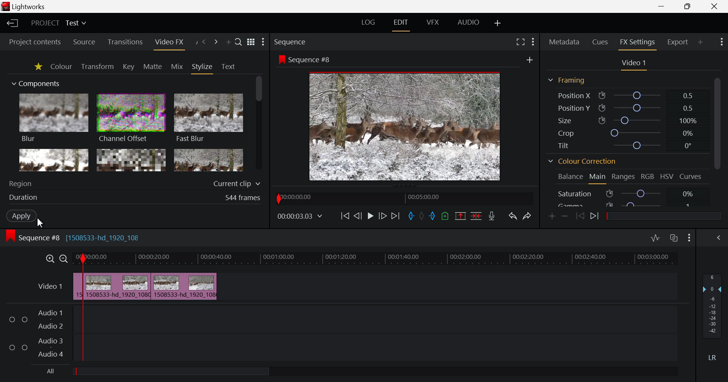  Describe the element at coordinates (228, 42) in the screenshot. I see `Add Panel` at that location.